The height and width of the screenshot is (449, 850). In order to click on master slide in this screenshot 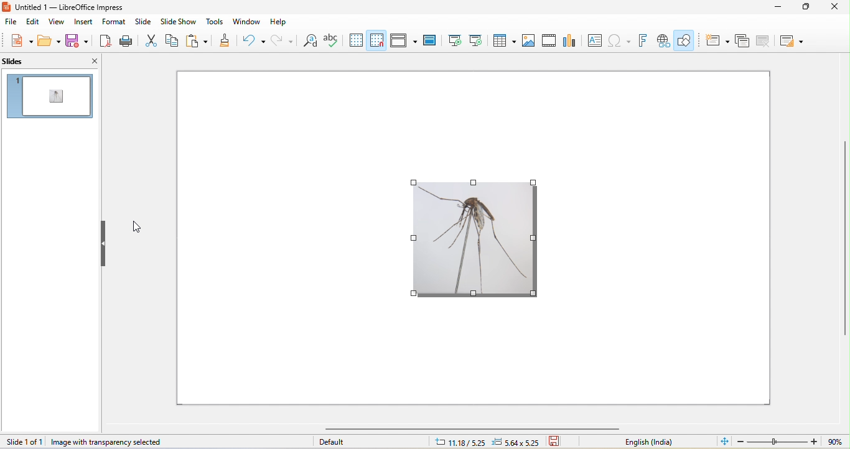, I will do `click(429, 40)`.